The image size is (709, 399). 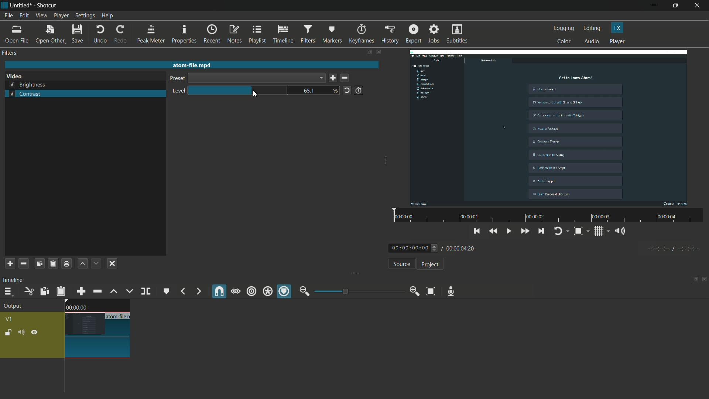 What do you see at coordinates (431, 291) in the screenshot?
I see `zoom timeline to fit` at bounding box center [431, 291].